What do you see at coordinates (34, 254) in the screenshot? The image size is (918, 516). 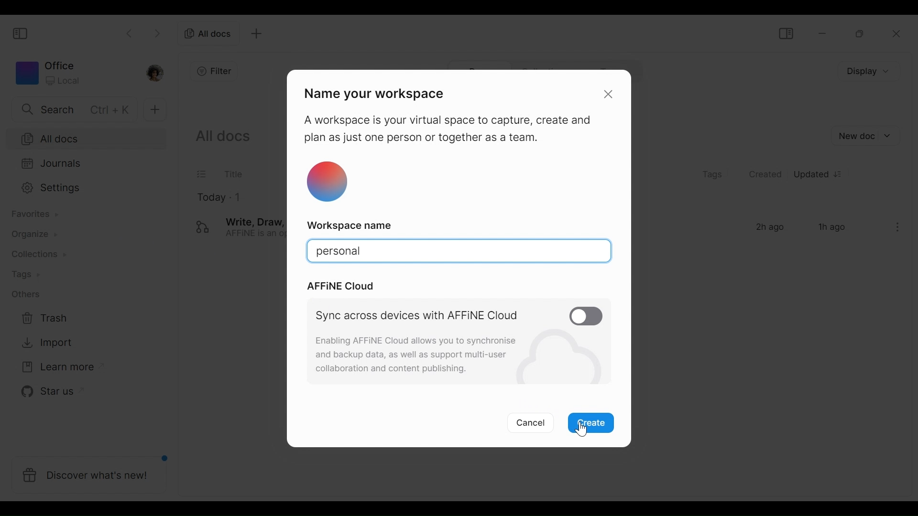 I see `Contributions` at bounding box center [34, 254].